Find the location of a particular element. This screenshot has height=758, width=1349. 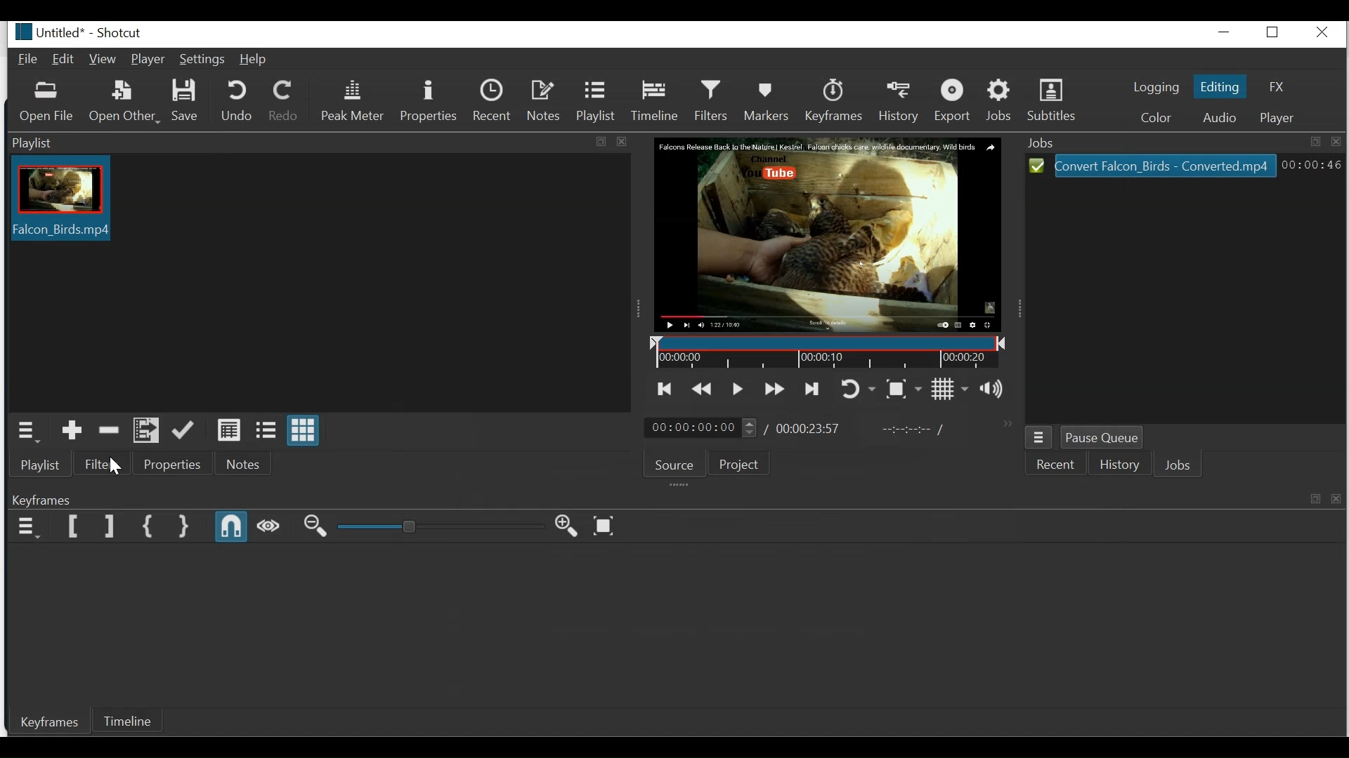

In point is located at coordinates (911, 429).